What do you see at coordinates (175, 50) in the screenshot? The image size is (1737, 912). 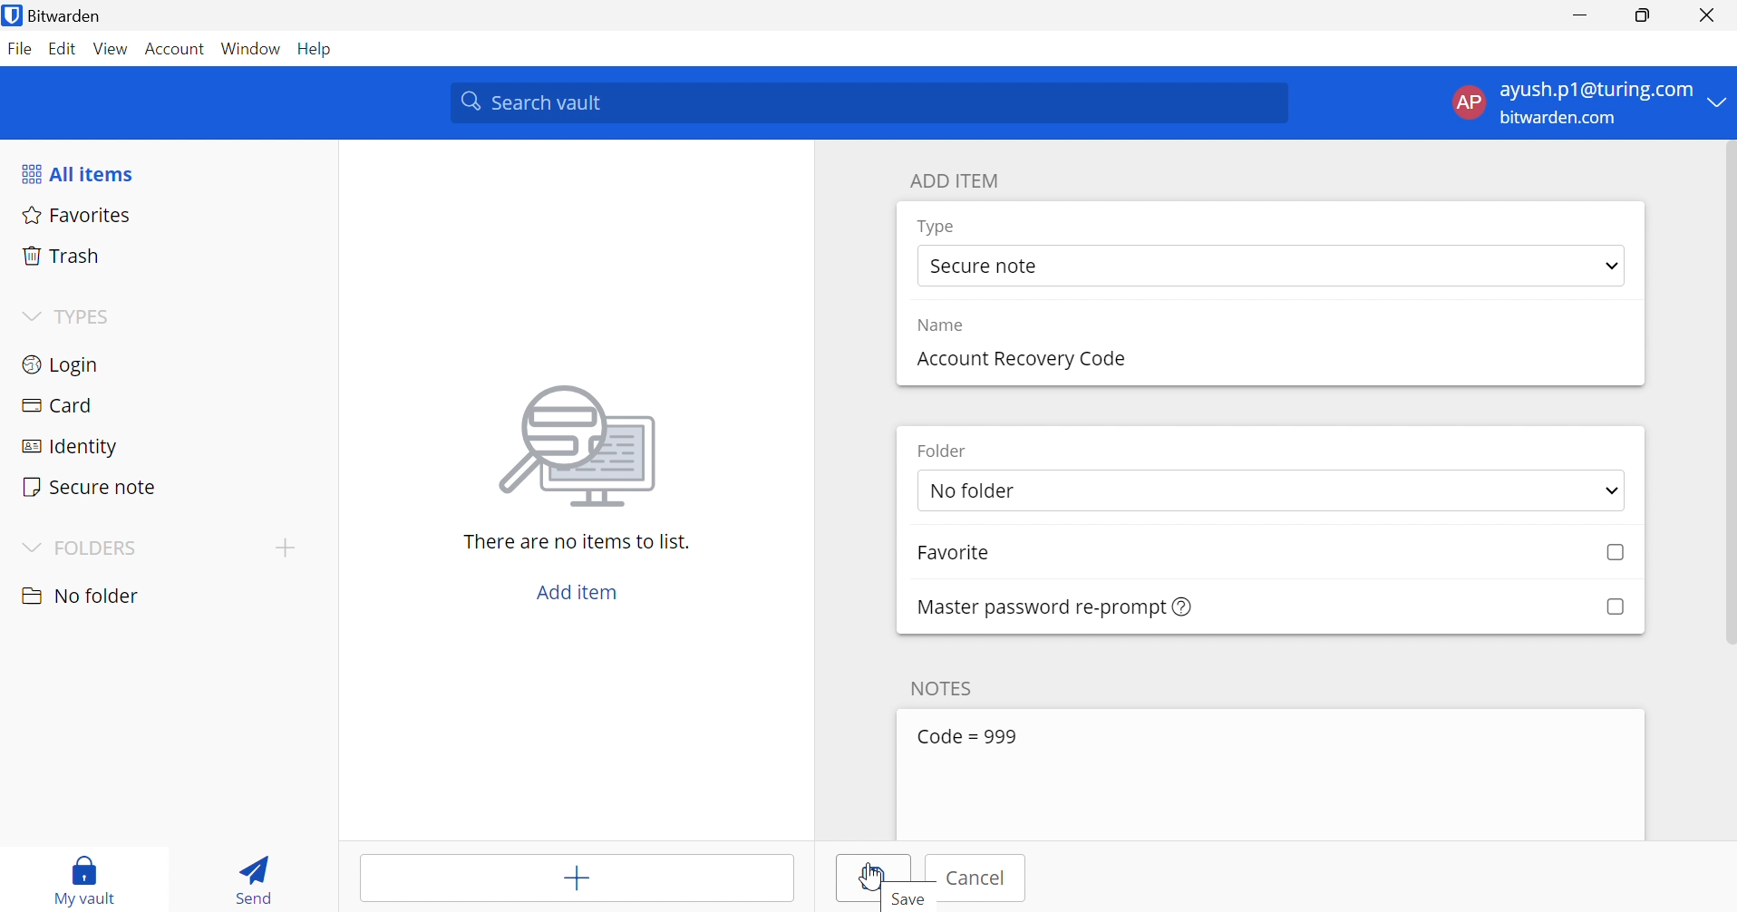 I see `Account` at bounding box center [175, 50].